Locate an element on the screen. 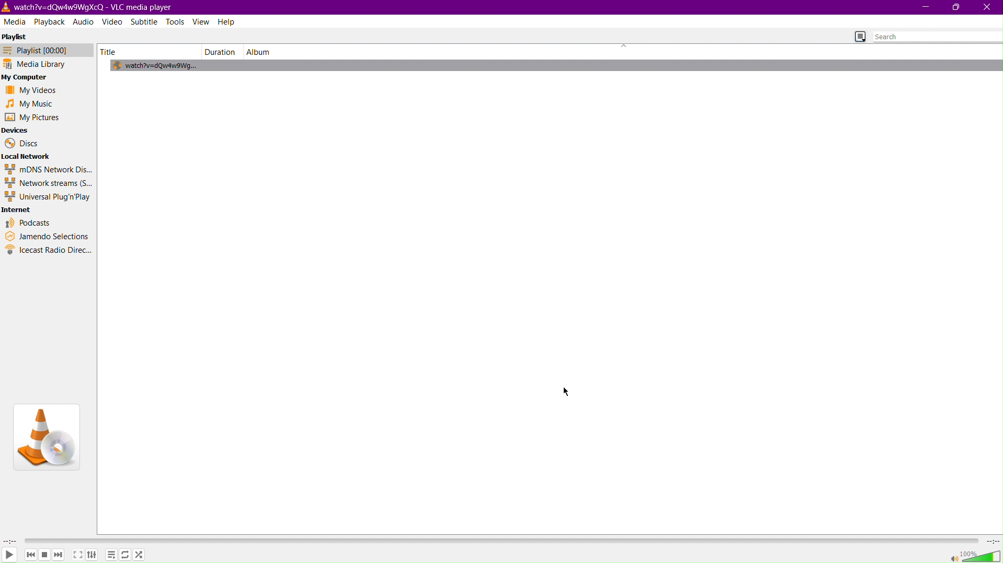 The height and width of the screenshot is (563, 1003). Toggle Loop is located at coordinates (124, 555).